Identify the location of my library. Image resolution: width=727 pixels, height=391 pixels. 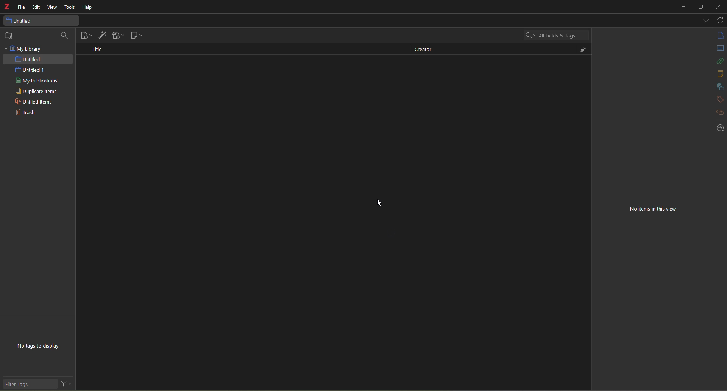
(24, 49).